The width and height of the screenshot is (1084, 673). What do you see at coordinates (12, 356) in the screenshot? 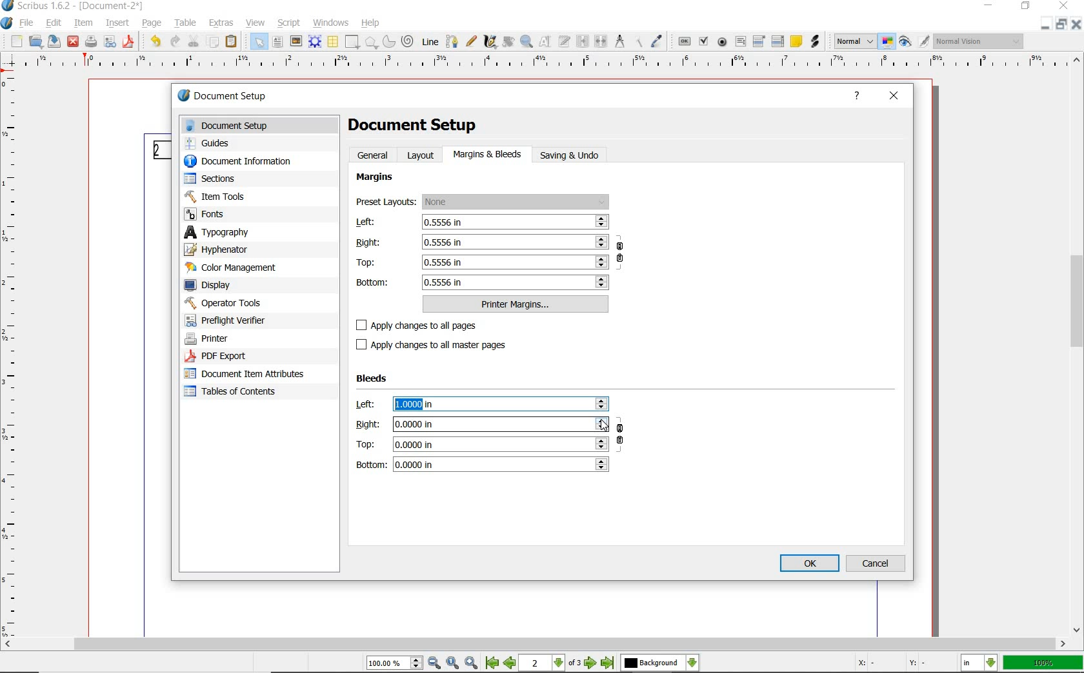
I see `Vertical Margin` at bounding box center [12, 356].